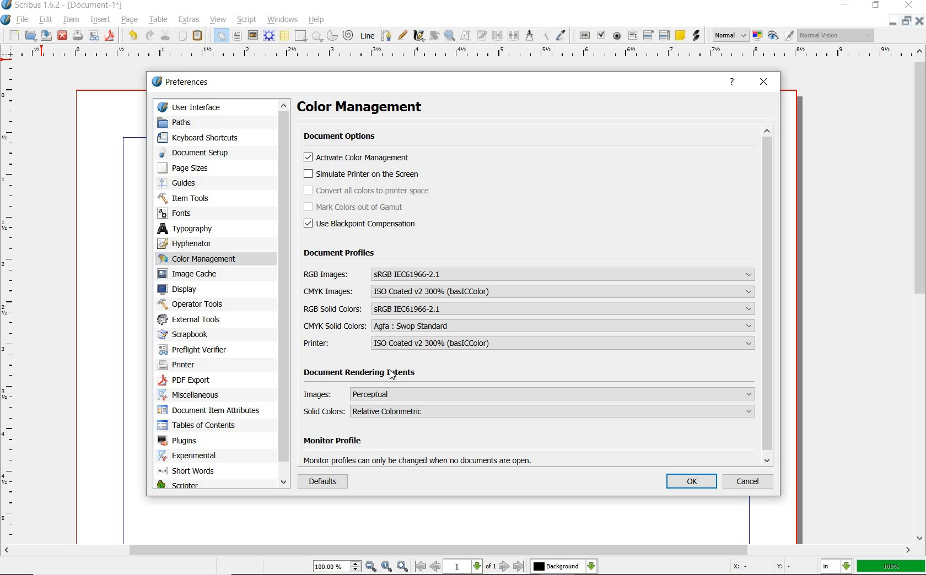 The width and height of the screenshot is (926, 575). What do you see at coordinates (529, 274) in the screenshot?
I see `RGB Images` at bounding box center [529, 274].